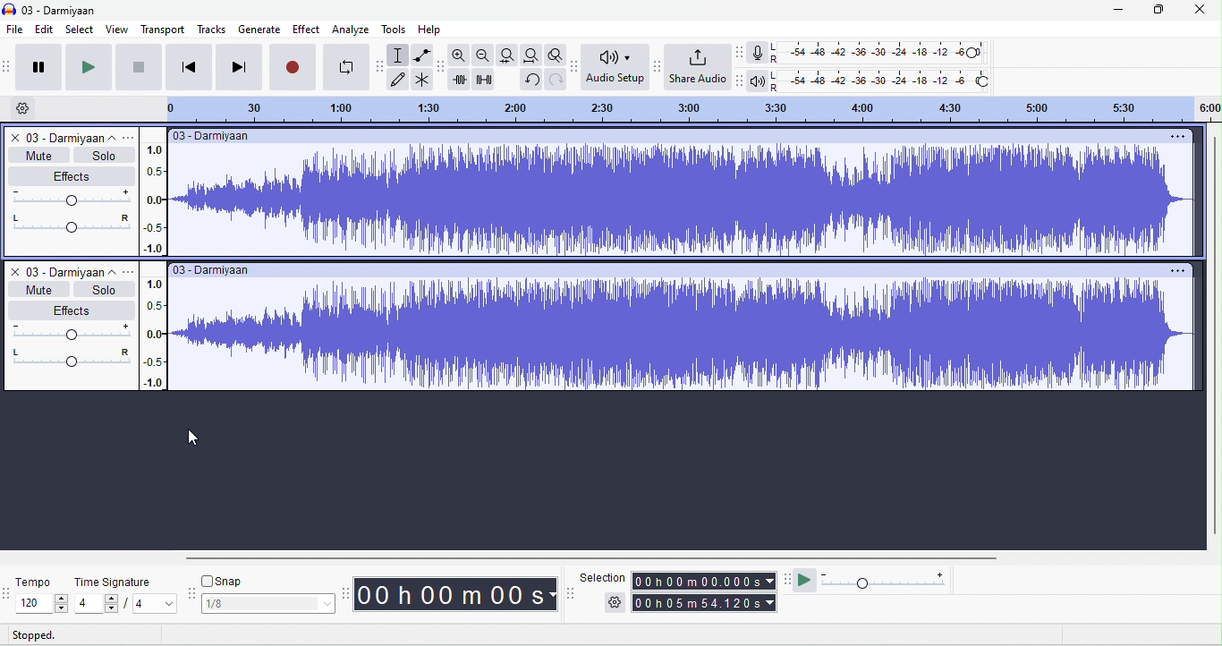 The image size is (1222, 646). I want to click on options, so click(131, 139).